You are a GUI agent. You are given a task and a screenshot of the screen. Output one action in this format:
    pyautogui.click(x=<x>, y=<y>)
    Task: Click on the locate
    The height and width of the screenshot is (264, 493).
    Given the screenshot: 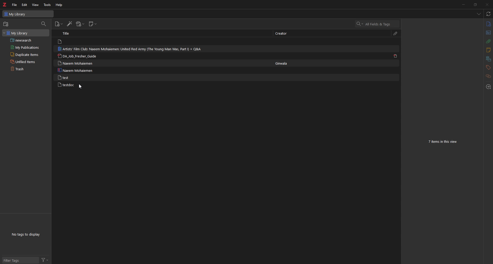 What is the action you would take?
    pyautogui.click(x=488, y=87)
    